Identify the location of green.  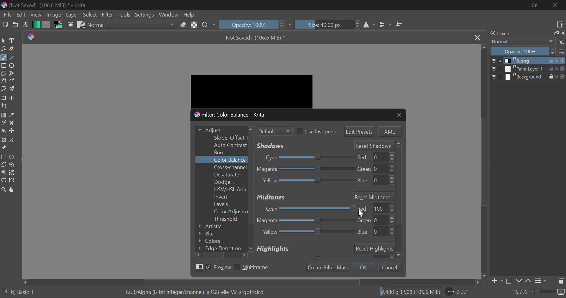
(376, 168).